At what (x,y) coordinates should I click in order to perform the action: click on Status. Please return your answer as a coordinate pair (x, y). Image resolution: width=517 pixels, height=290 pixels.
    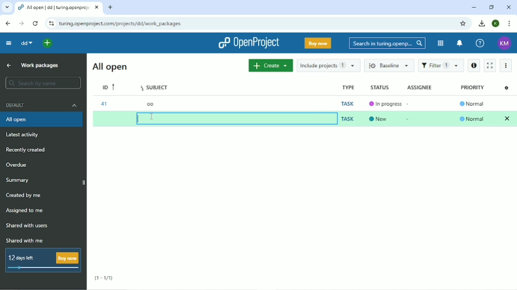
    Looking at the image, I should click on (379, 88).